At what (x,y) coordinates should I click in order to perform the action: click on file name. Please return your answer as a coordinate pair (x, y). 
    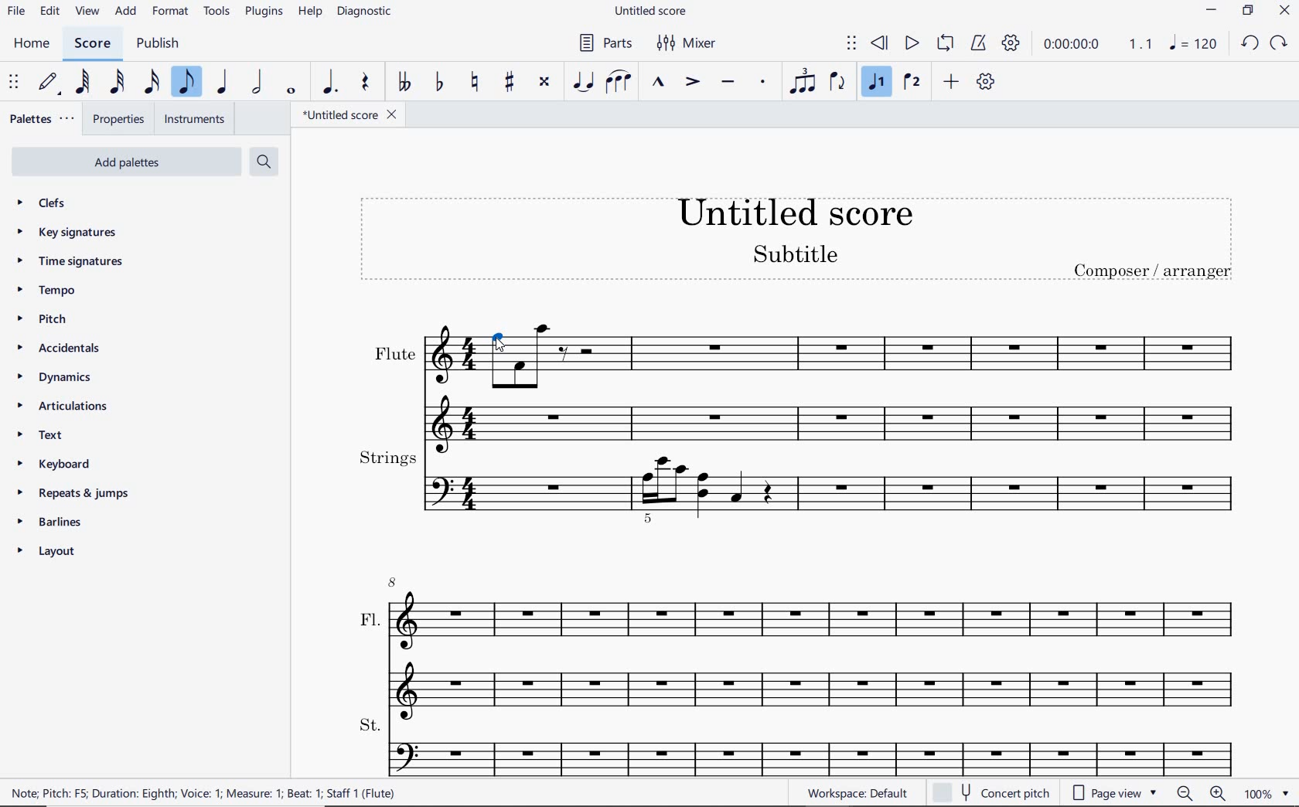
    Looking at the image, I should click on (653, 10).